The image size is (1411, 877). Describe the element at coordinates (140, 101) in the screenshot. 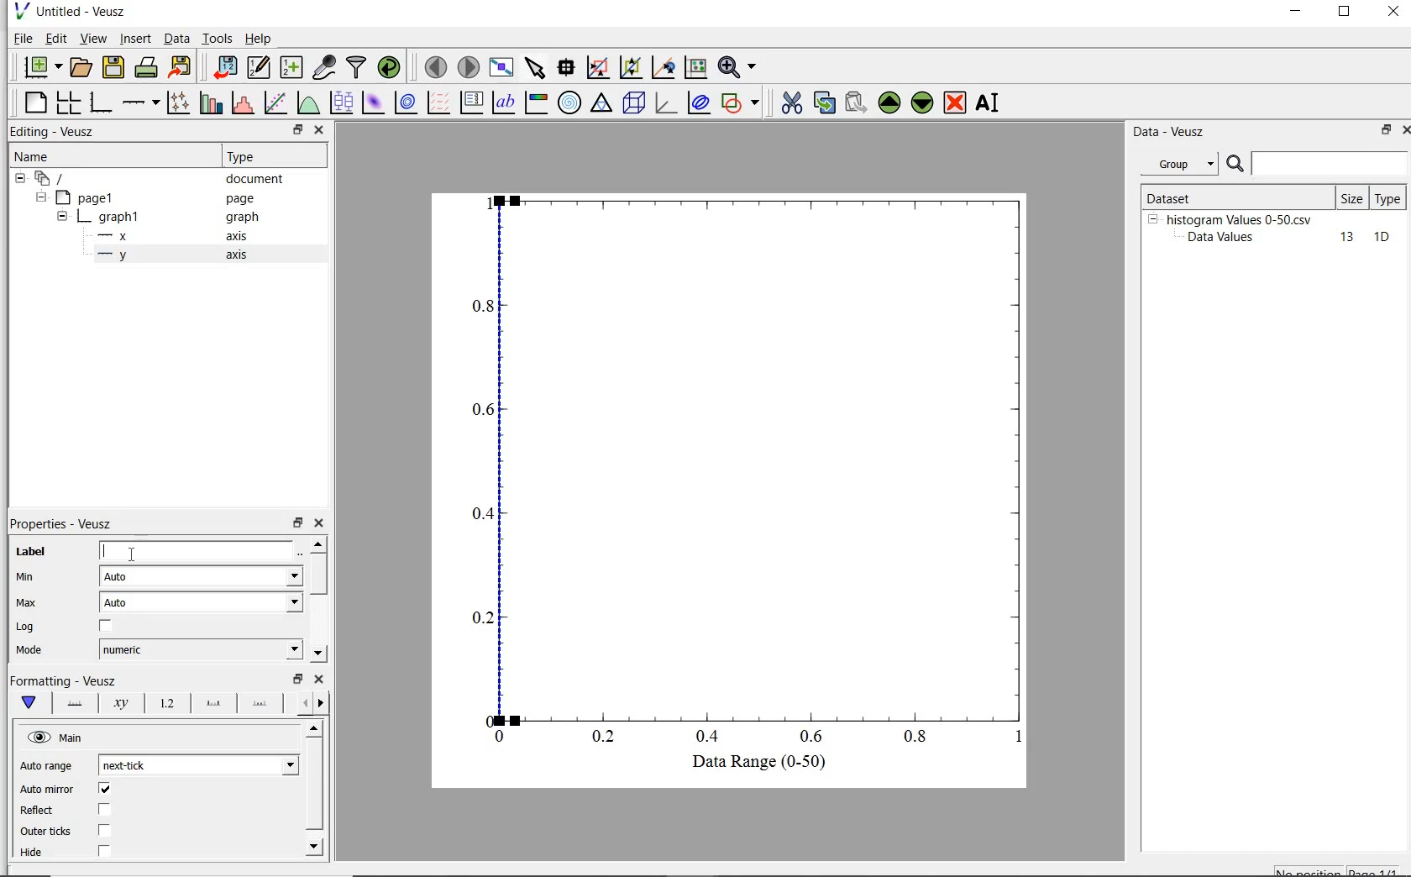

I see `add axis on the plot` at that location.